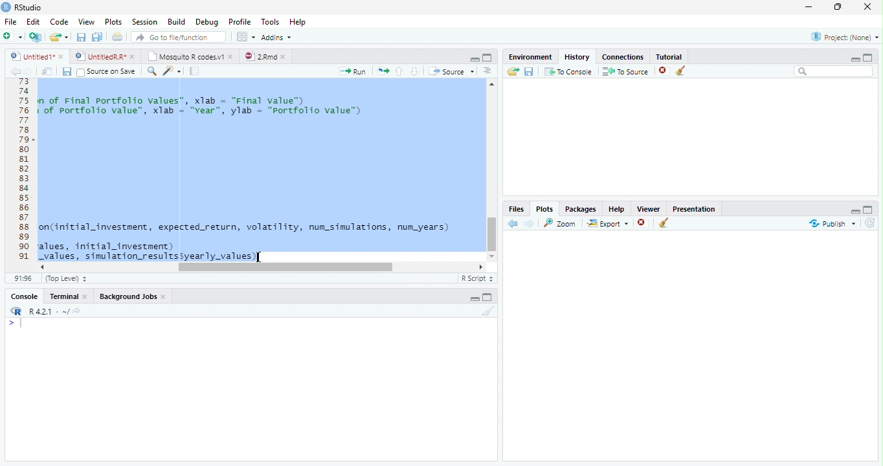 Image resolution: width=883 pixels, height=466 pixels. What do you see at coordinates (245, 37) in the screenshot?
I see `Workspace Panes` at bounding box center [245, 37].